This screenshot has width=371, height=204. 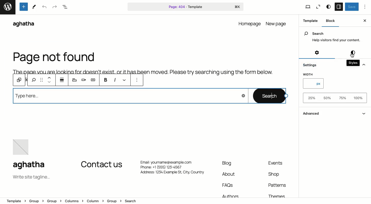 What do you see at coordinates (54, 57) in the screenshot?
I see `Page not found` at bounding box center [54, 57].